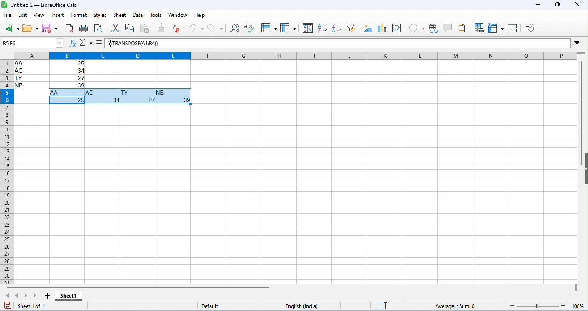  Describe the element at coordinates (289, 55) in the screenshot. I see `column headings` at that location.